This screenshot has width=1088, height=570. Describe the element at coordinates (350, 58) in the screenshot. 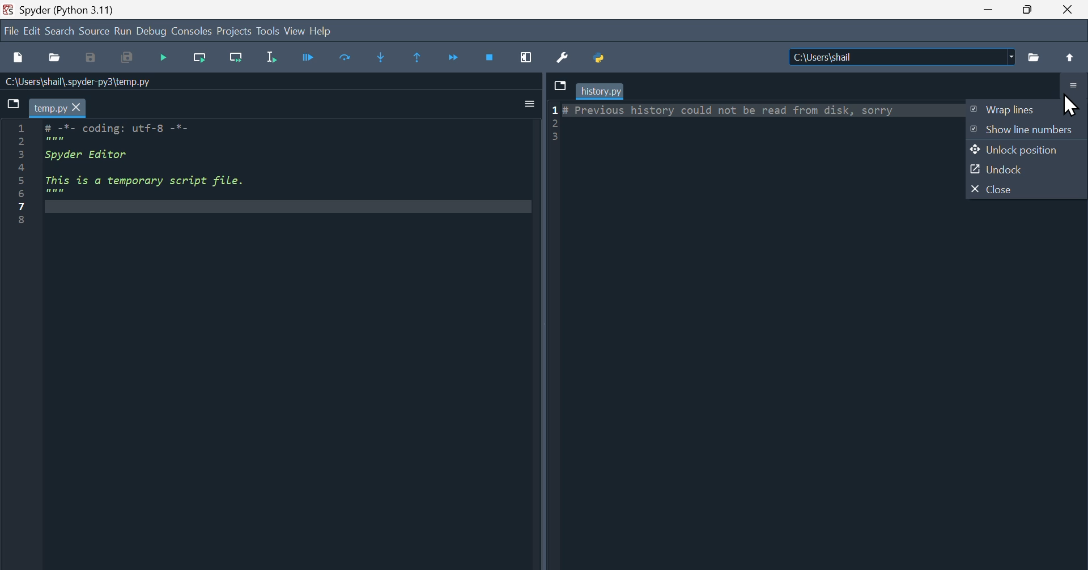

I see `Run current cell` at that location.